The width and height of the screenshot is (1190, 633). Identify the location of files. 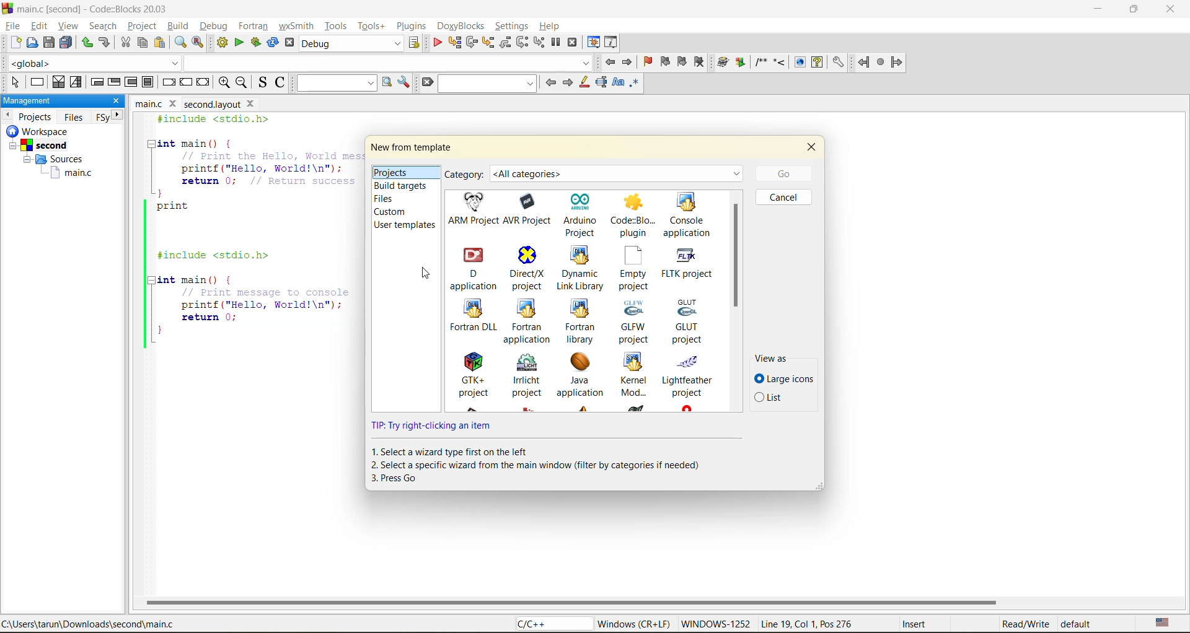
(392, 200).